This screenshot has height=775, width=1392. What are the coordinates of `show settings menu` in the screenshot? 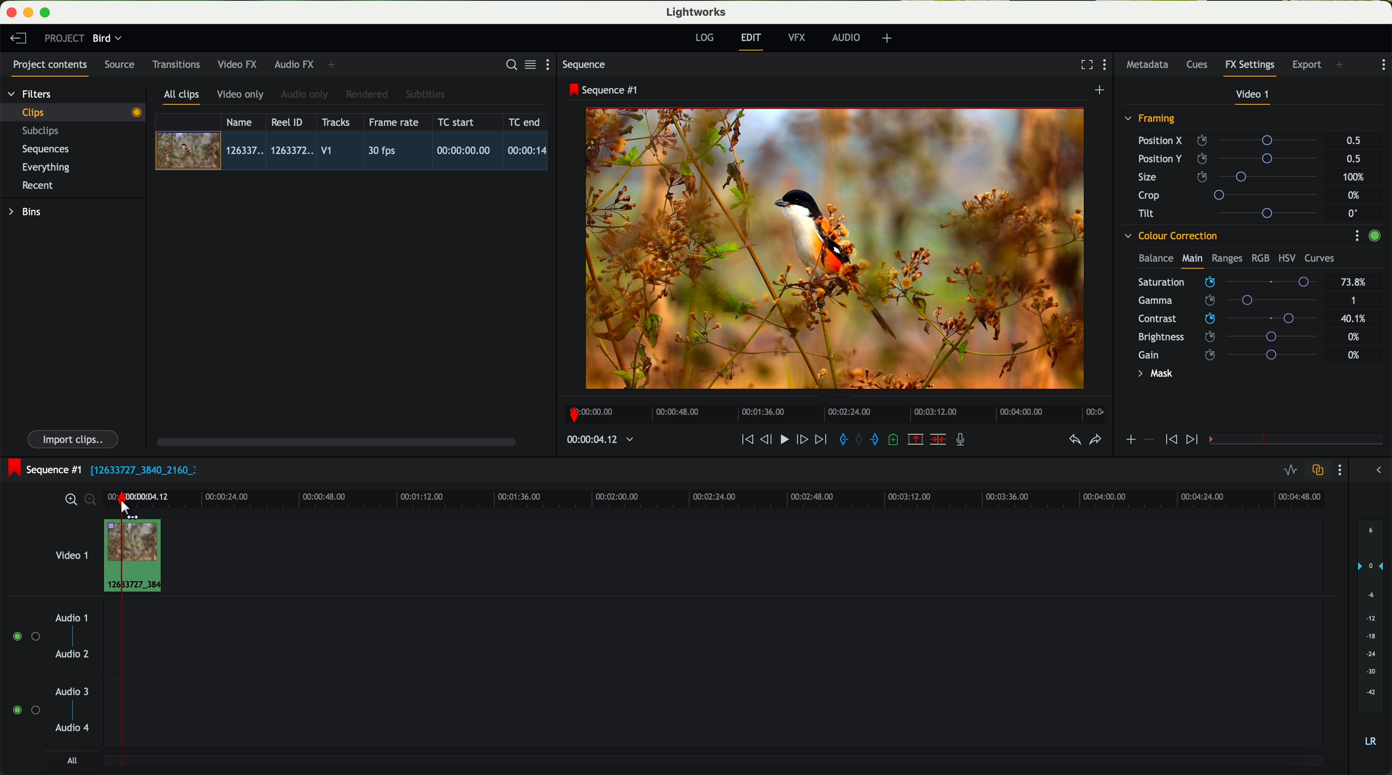 It's located at (1107, 66).